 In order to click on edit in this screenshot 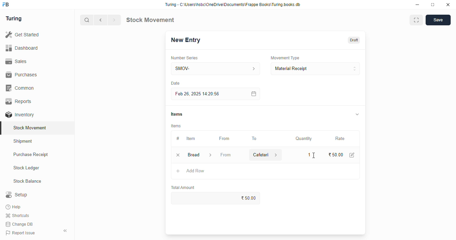, I will do `click(352, 155)`.